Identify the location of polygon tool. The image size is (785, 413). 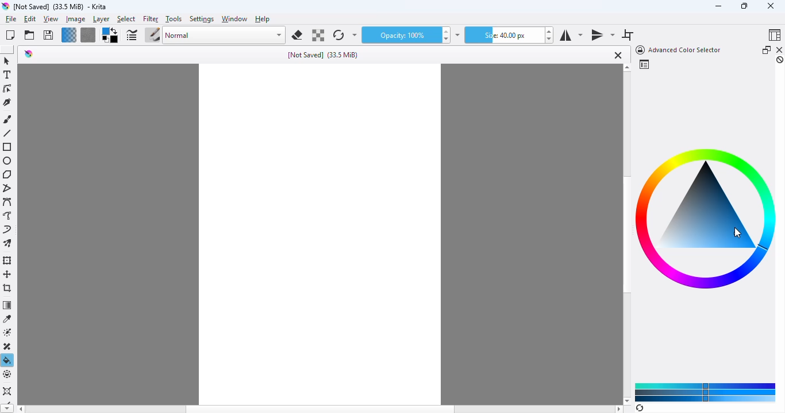
(7, 174).